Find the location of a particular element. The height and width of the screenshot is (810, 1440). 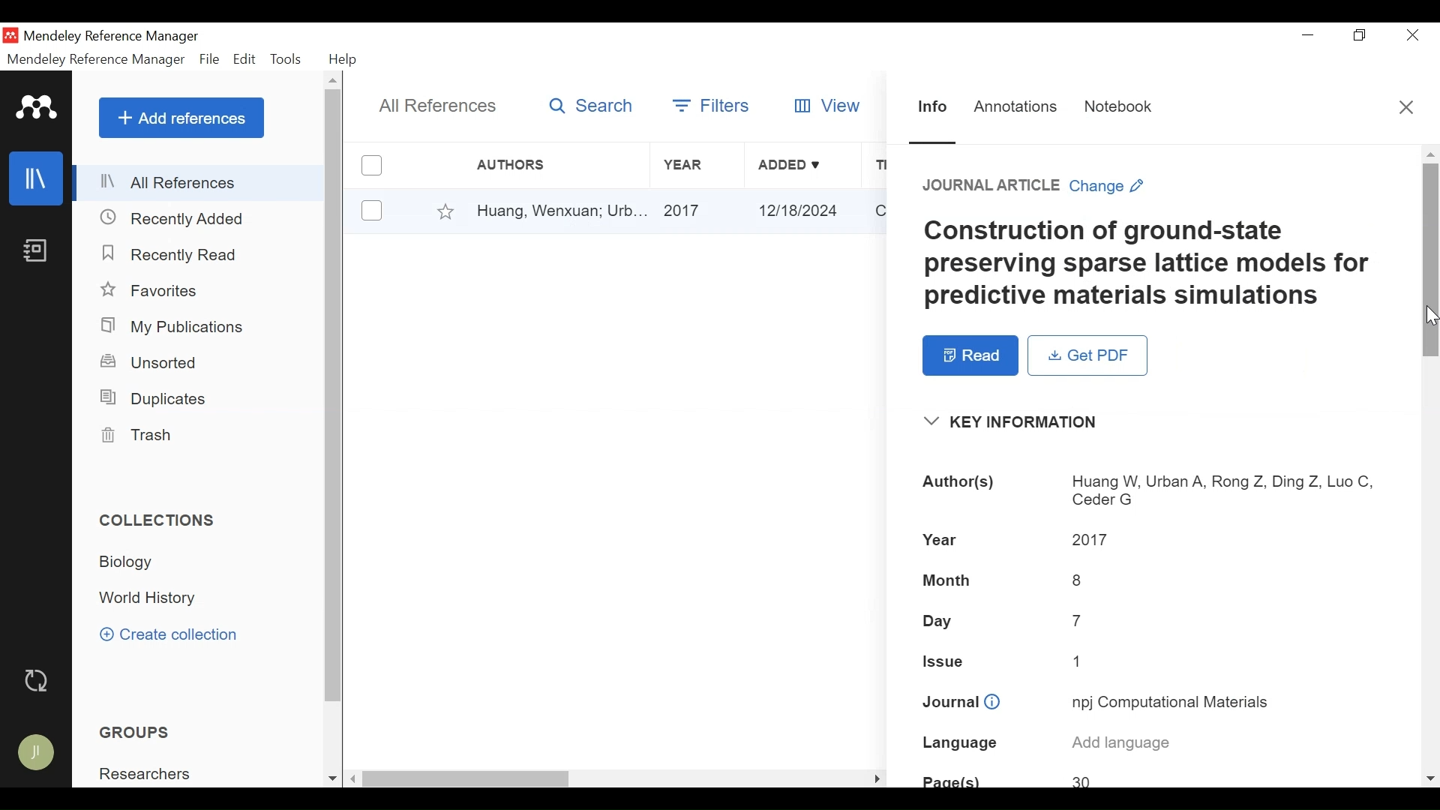

Key Information is located at coordinates (1018, 422).